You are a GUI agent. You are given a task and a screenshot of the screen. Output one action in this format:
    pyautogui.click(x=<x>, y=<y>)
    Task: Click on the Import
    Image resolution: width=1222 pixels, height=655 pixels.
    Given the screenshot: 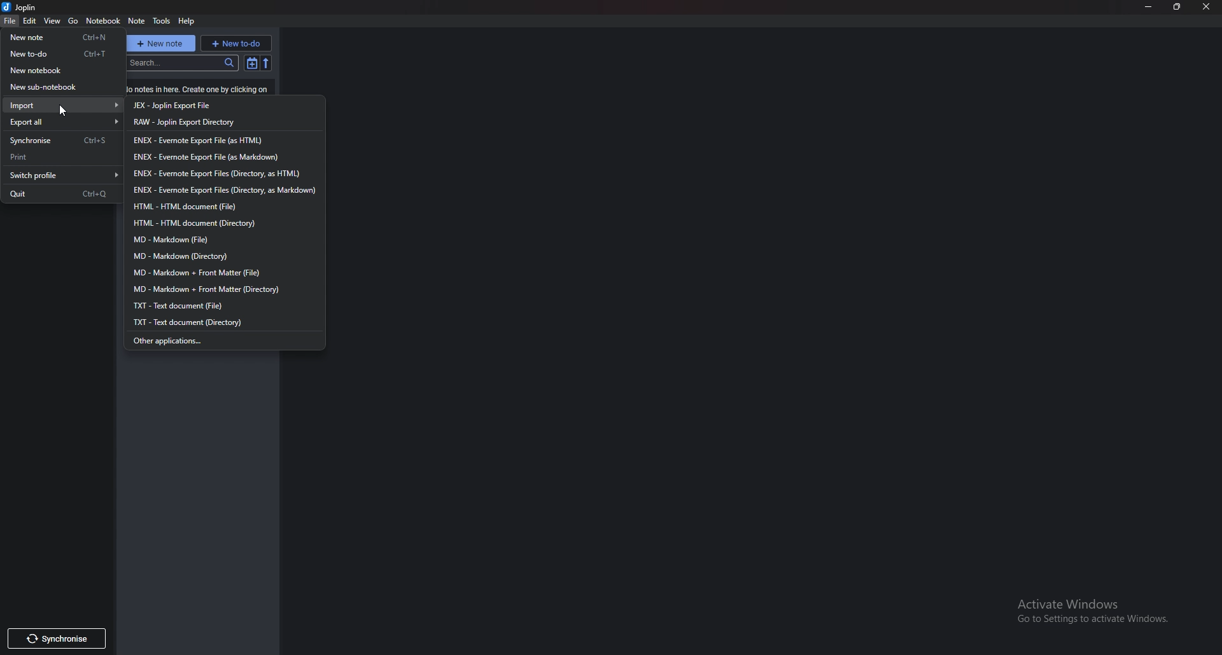 What is the action you would take?
    pyautogui.click(x=66, y=106)
    